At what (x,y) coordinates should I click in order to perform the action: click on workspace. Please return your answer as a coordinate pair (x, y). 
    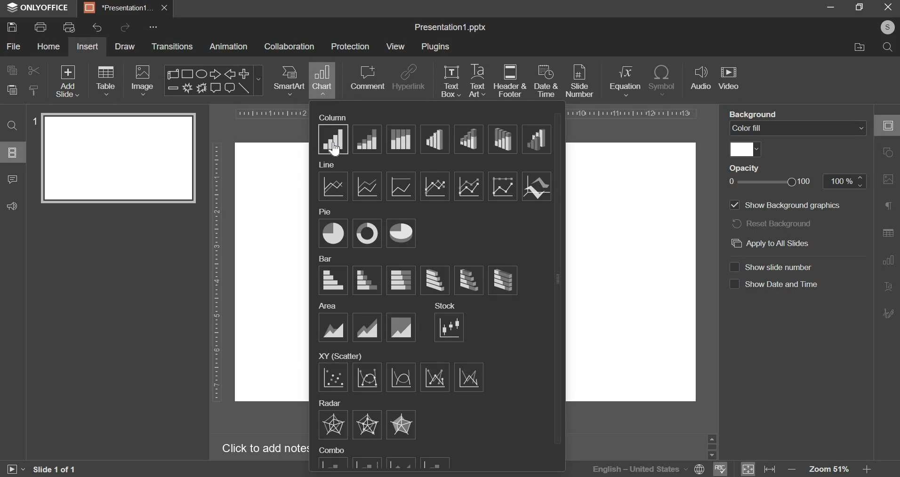
    Looking at the image, I should click on (273, 273).